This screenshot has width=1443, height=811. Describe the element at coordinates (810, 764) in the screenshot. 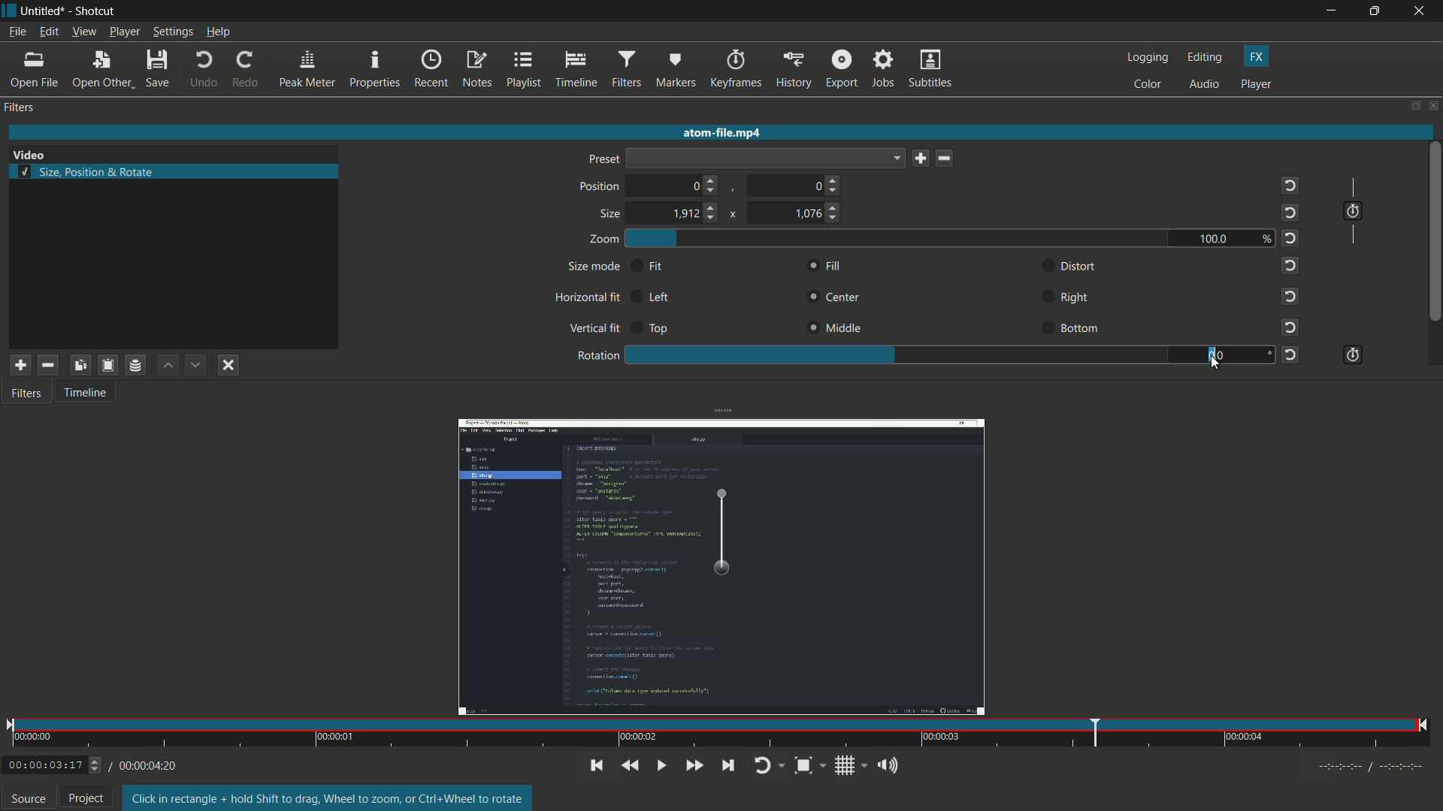

I see `toggle zoom` at that location.